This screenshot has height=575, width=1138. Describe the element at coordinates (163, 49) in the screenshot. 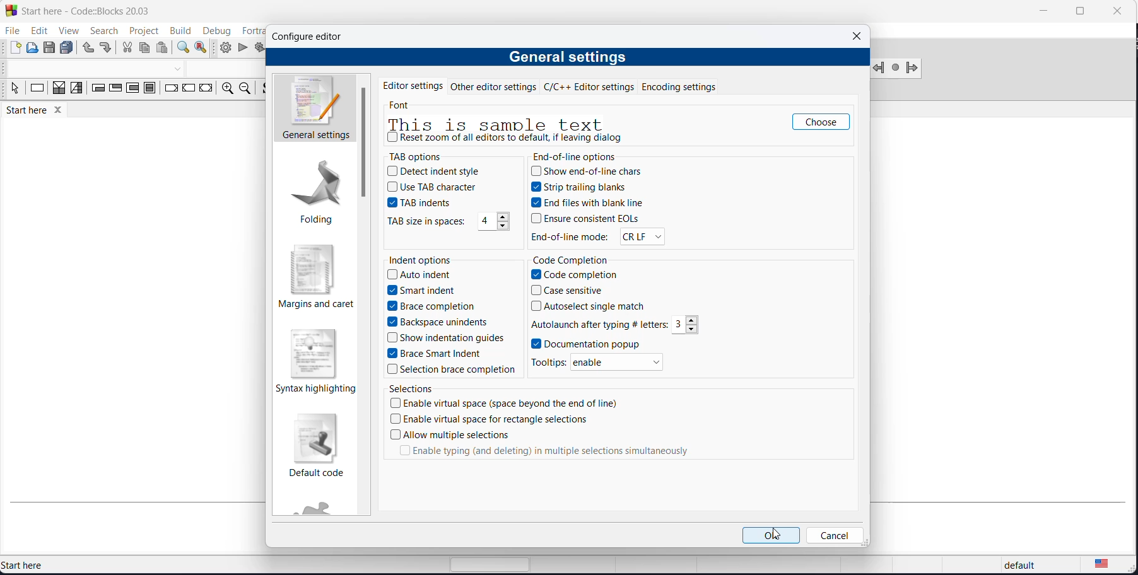

I see `paste` at that location.